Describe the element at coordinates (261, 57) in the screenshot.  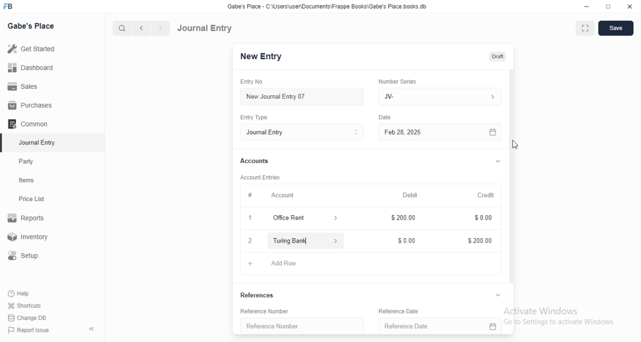
I see `New Entry` at that location.